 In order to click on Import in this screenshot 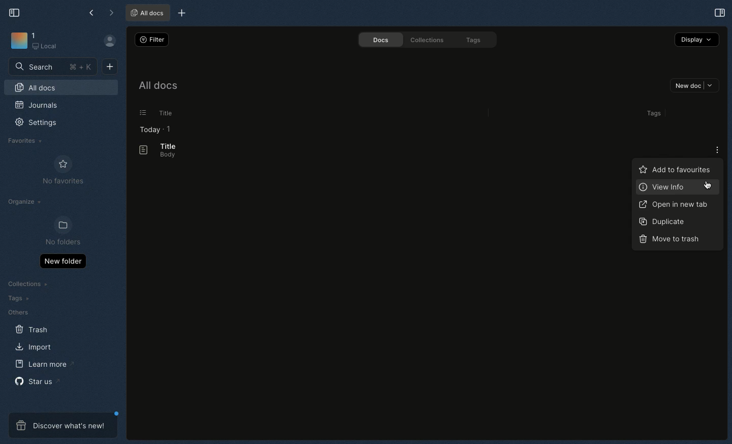, I will do `click(35, 346)`.